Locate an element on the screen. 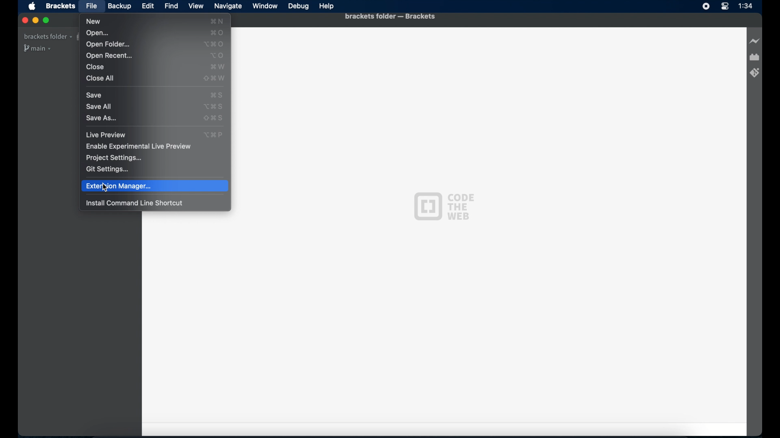  Window is located at coordinates (265, 6).